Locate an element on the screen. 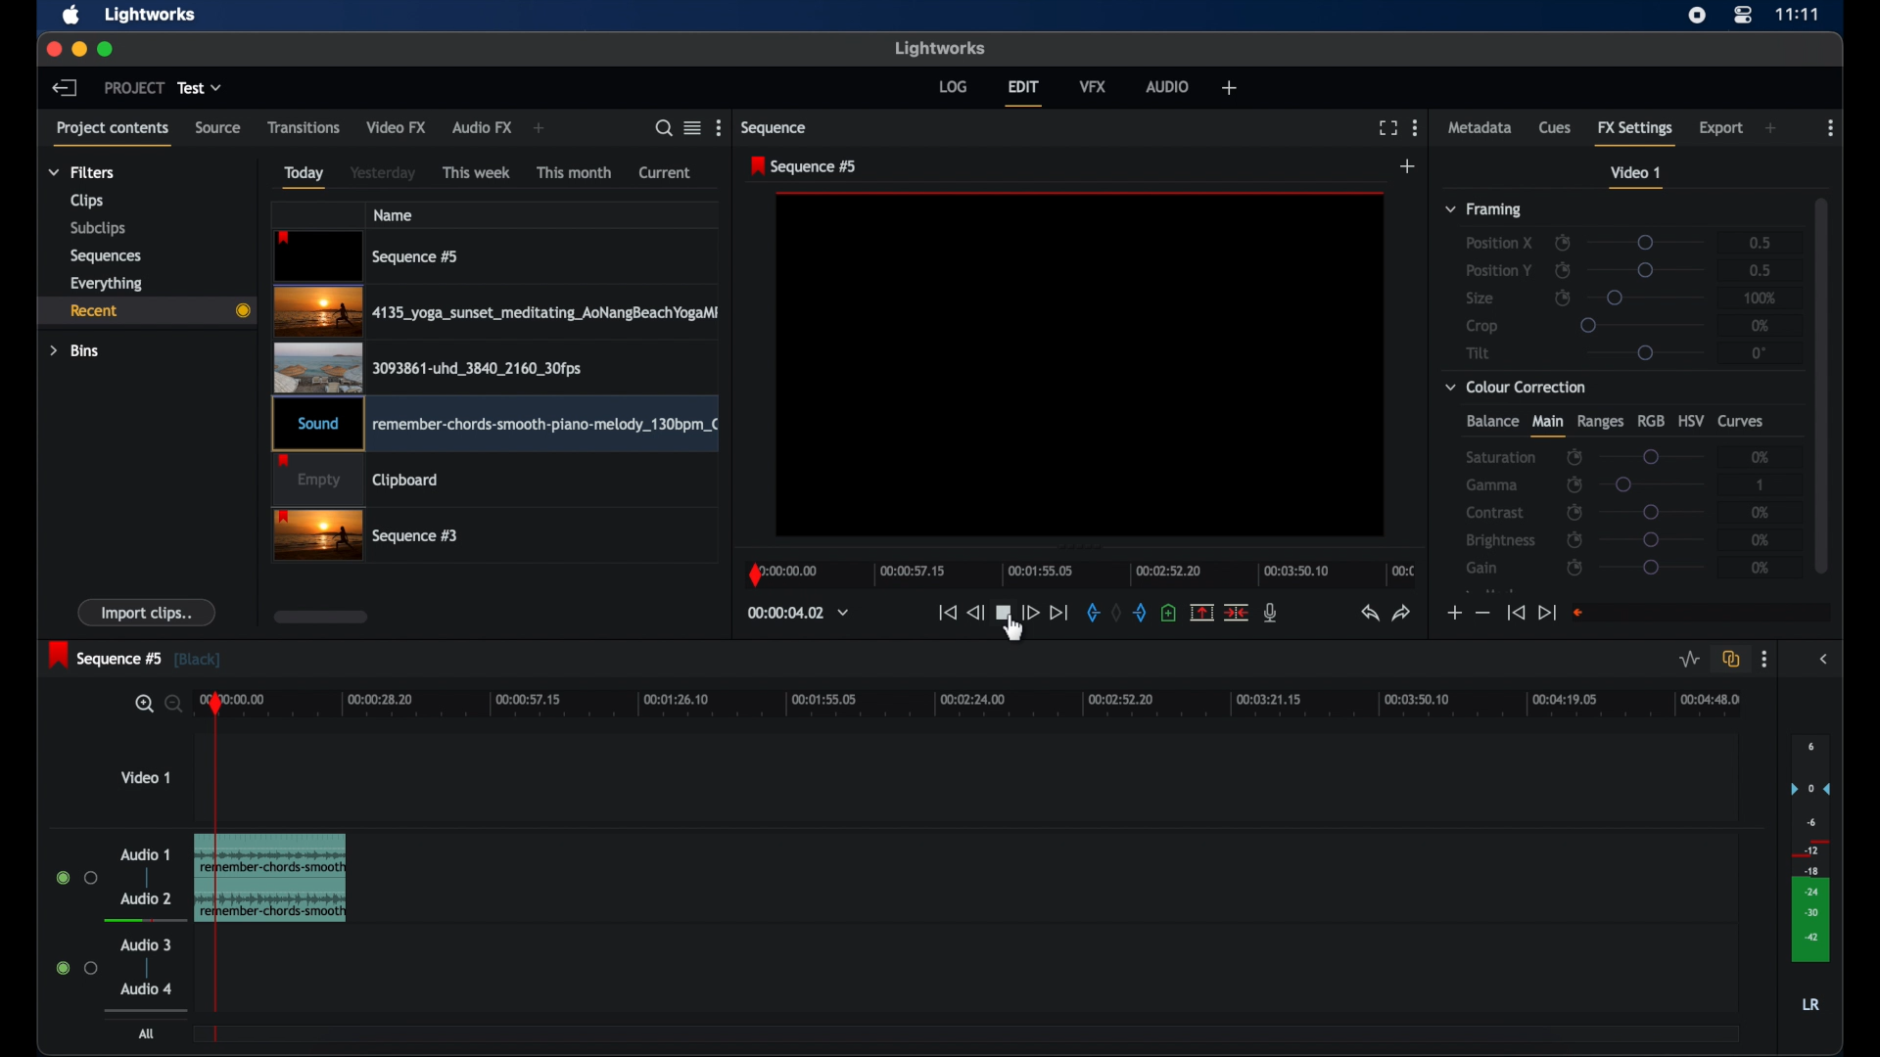 This screenshot has width=1880, height=1057. maximize is located at coordinates (106, 50).